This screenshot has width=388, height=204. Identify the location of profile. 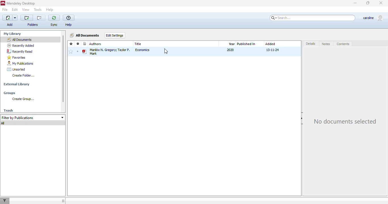
(373, 18).